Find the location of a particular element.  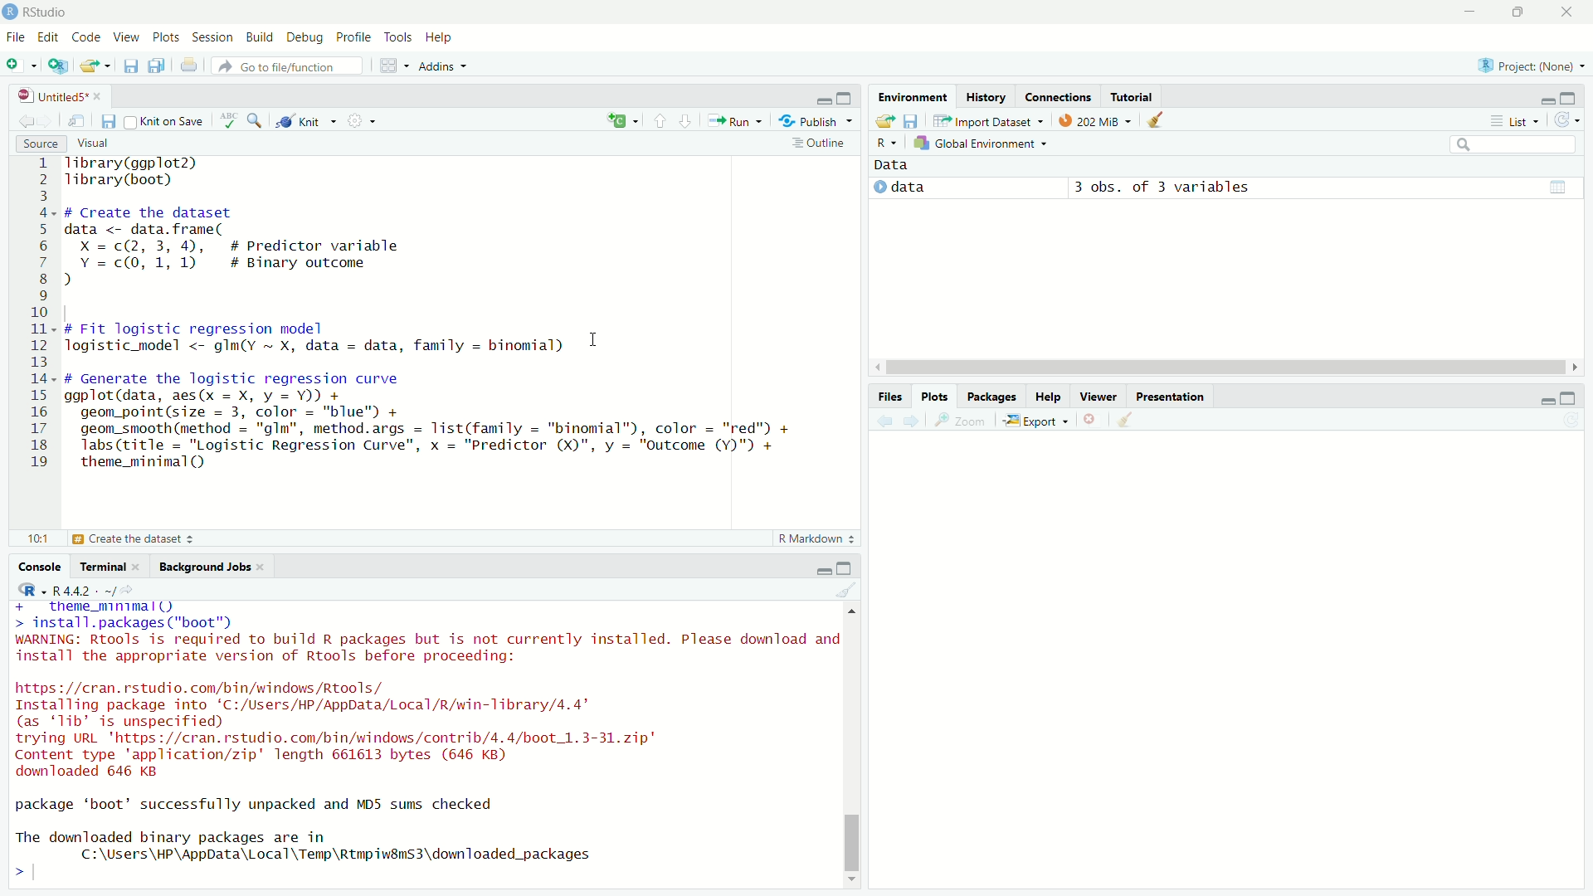

maximize is located at coordinates (1568, 99).